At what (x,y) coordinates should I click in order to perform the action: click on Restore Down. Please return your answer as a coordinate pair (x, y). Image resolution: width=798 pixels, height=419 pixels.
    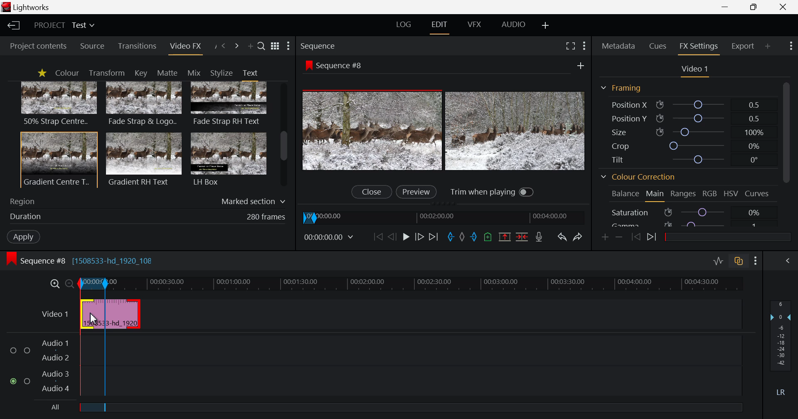
    Looking at the image, I should click on (727, 7).